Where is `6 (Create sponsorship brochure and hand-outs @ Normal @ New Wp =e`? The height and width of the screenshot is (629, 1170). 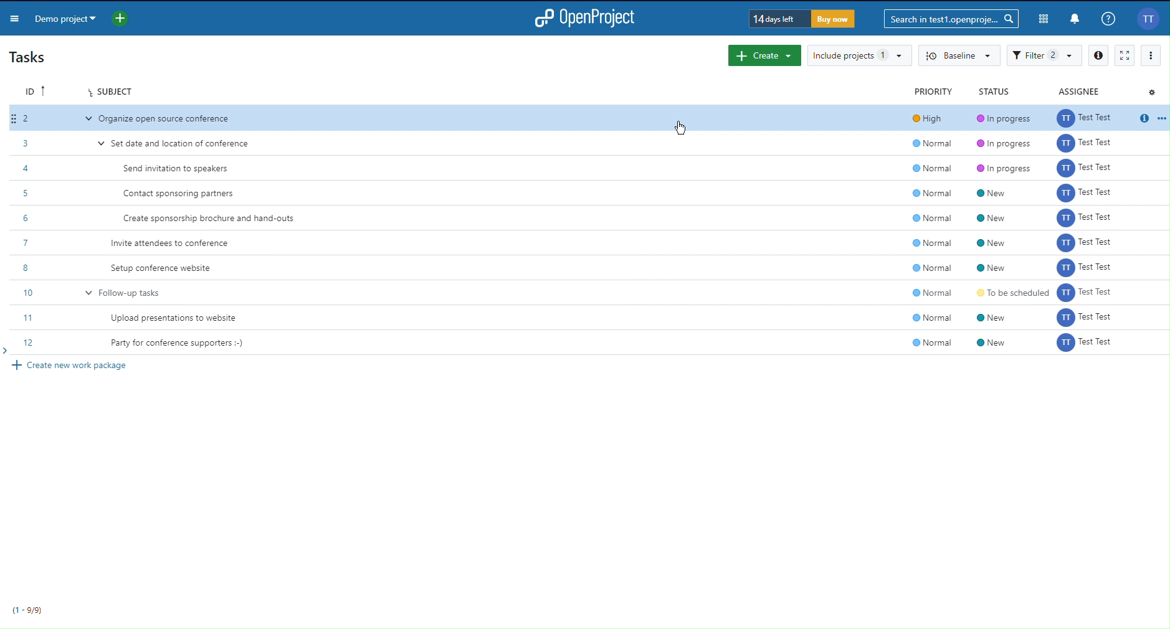
6 (Create sponsorship brochure and hand-outs @ Normal @ New Wp =e is located at coordinates (594, 219).